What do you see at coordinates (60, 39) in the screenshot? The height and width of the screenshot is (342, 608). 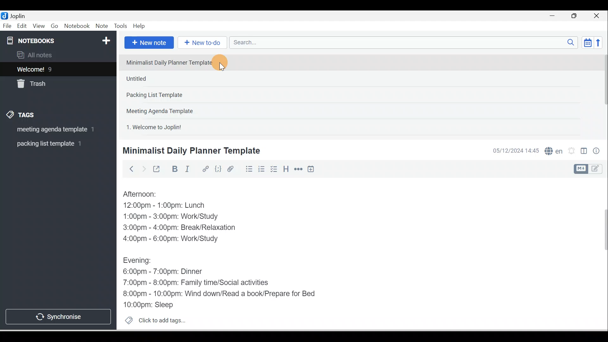 I see `Notebooks` at bounding box center [60, 39].